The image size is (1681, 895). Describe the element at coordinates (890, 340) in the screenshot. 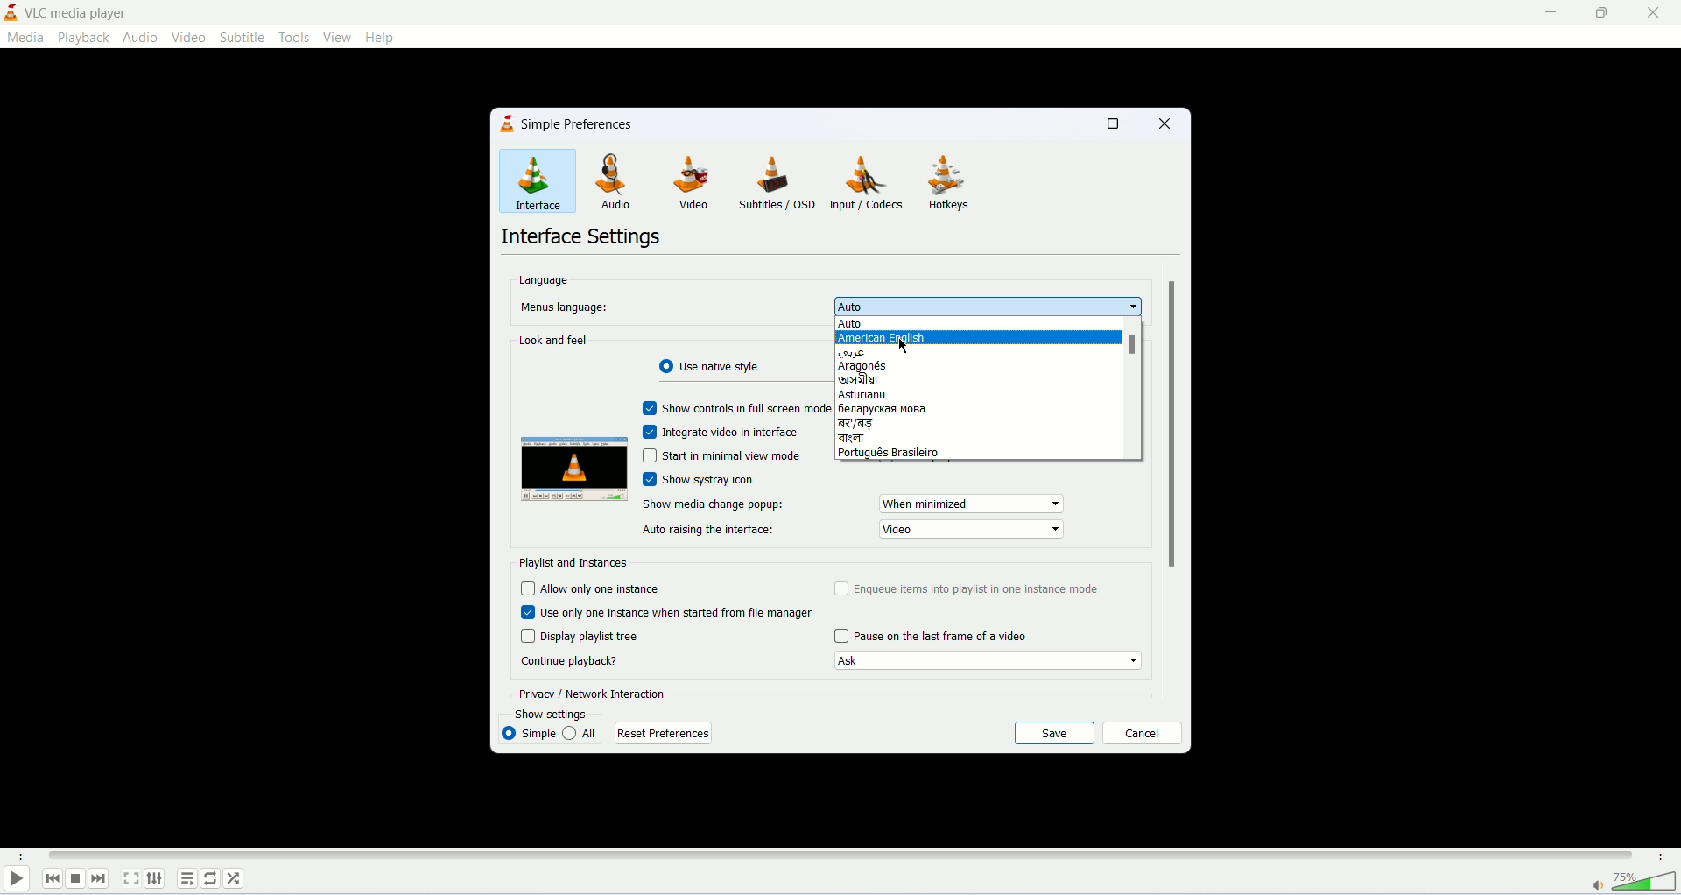

I see `americal english` at that location.